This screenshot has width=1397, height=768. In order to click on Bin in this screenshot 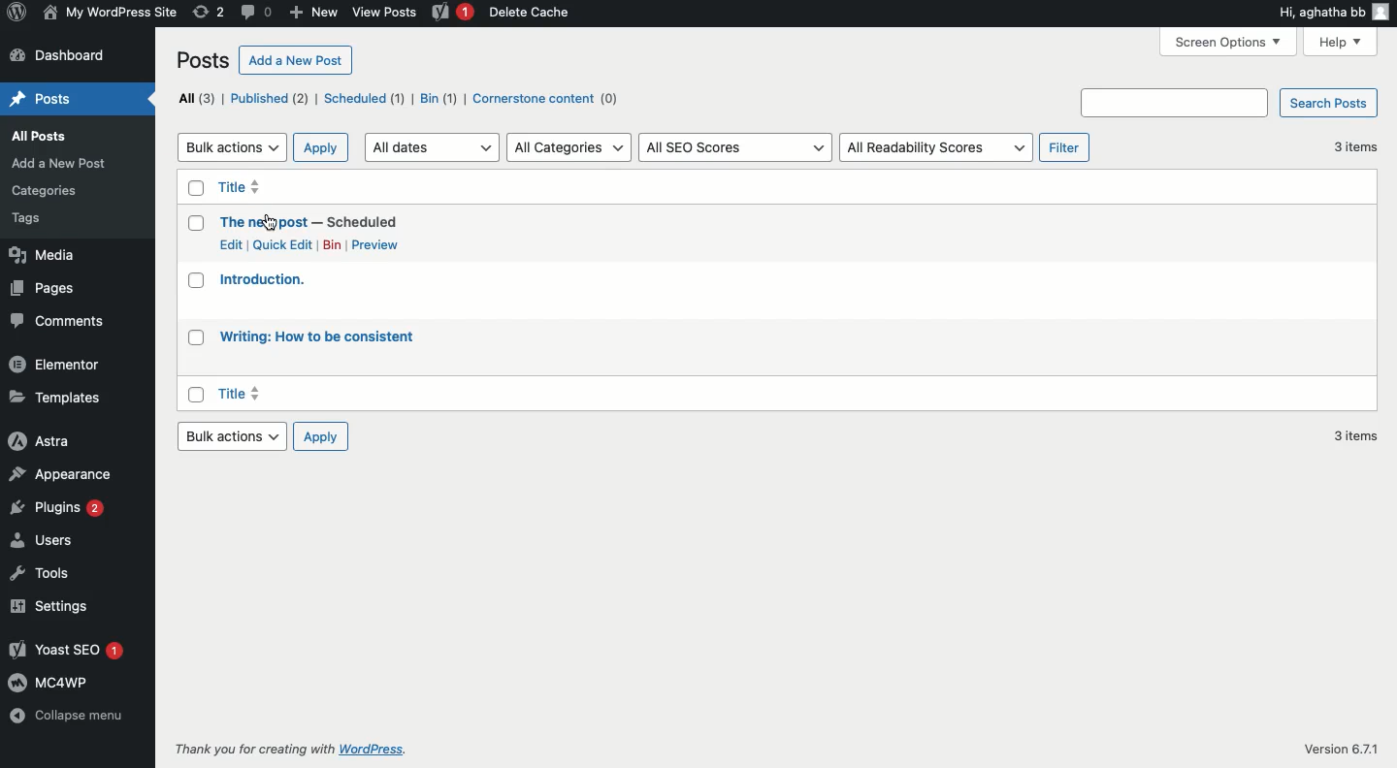, I will do `click(333, 245)`.